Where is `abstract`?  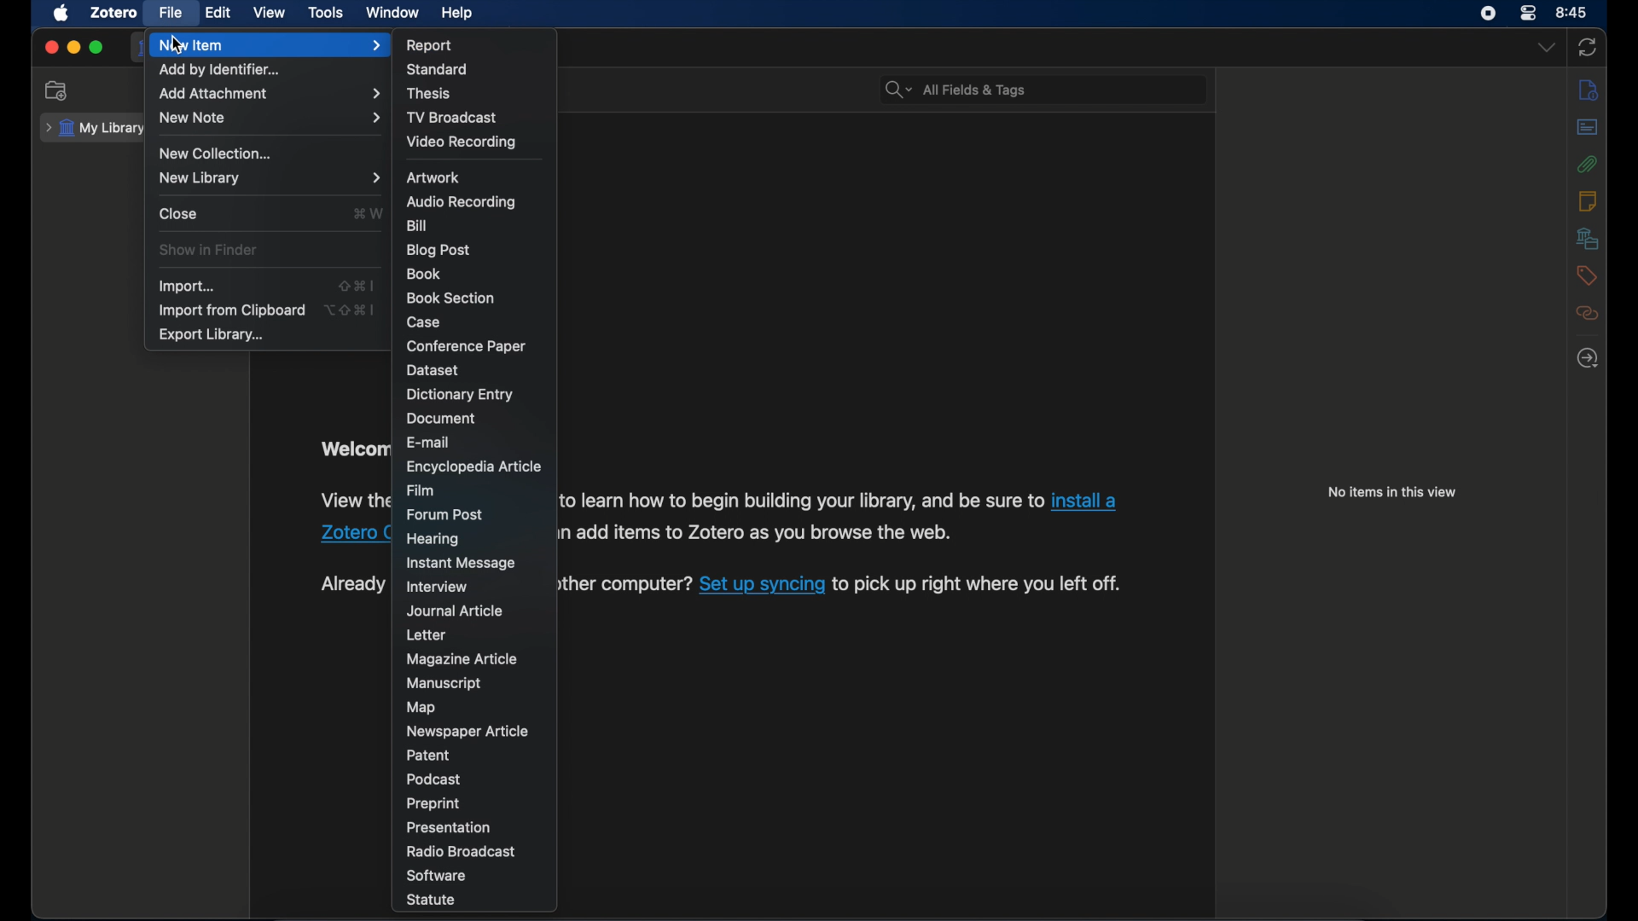 abstract is located at coordinates (1588, 126).